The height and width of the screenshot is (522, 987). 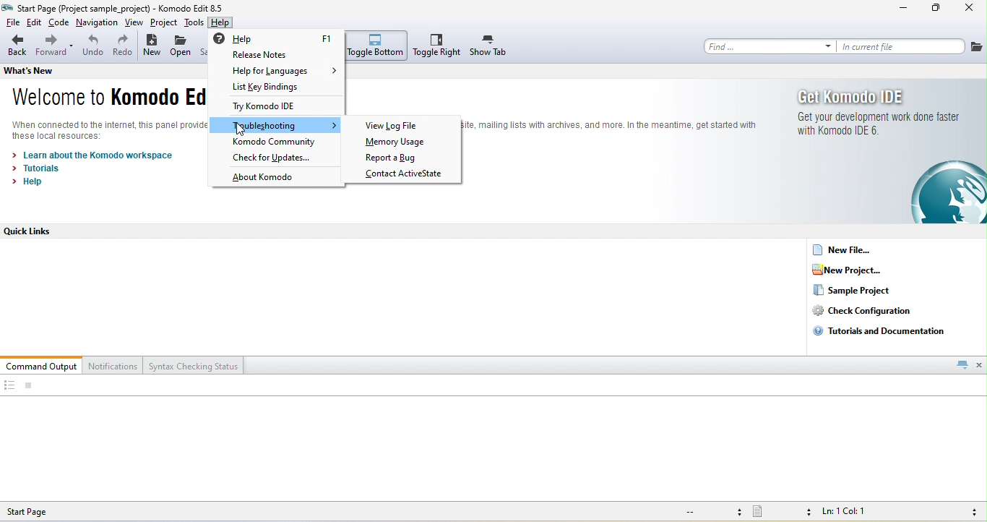 I want to click on file encoding, so click(x=711, y=512).